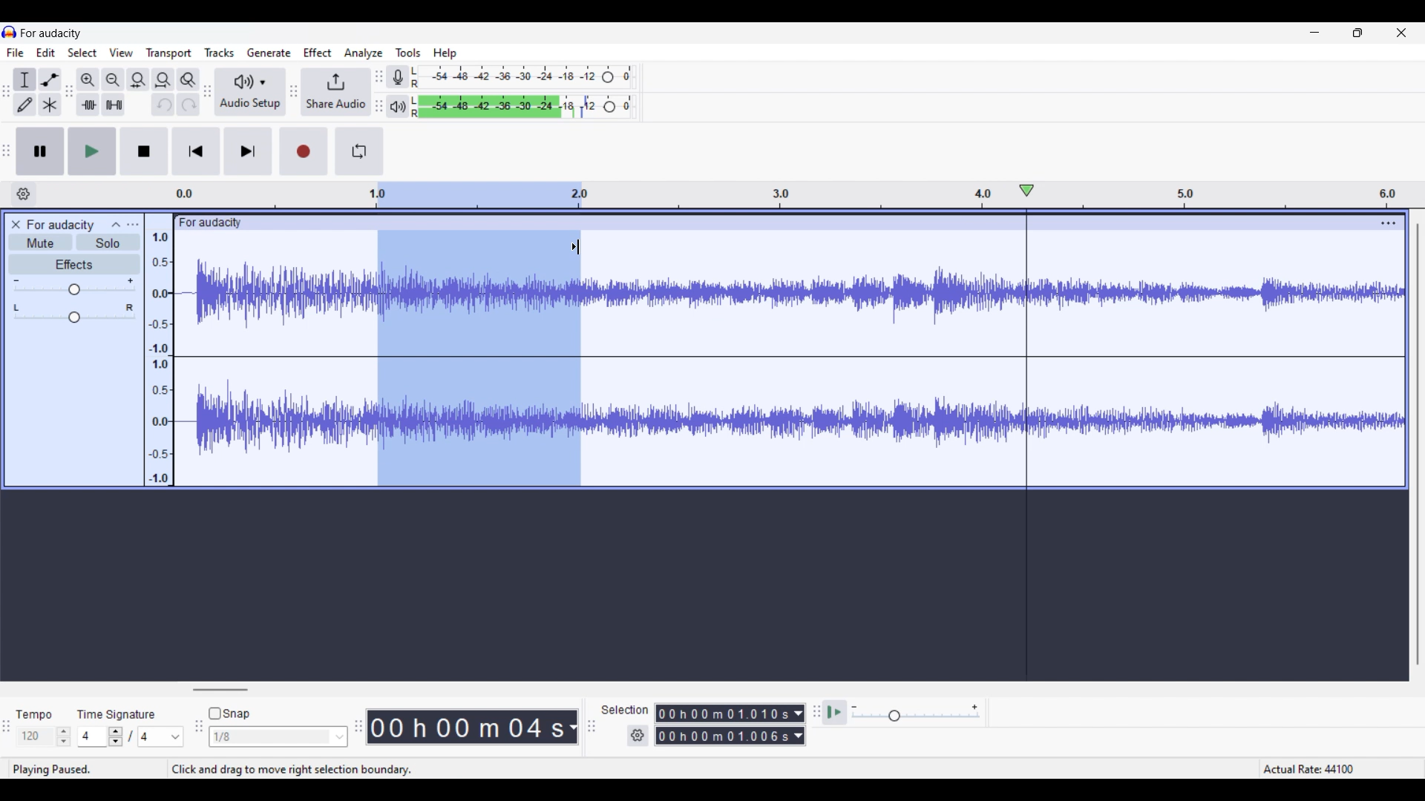  I want to click on Close track, so click(16, 225).